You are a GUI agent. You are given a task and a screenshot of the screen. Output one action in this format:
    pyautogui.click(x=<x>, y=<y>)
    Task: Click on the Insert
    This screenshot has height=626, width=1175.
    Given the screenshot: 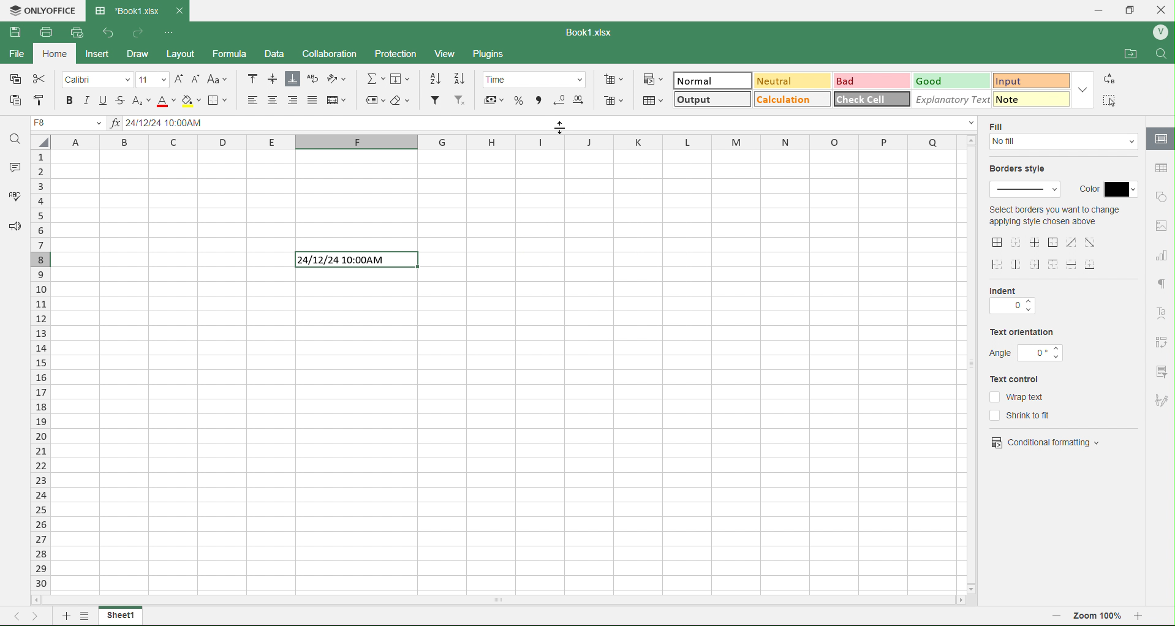 What is the action you would take?
    pyautogui.click(x=105, y=54)
    